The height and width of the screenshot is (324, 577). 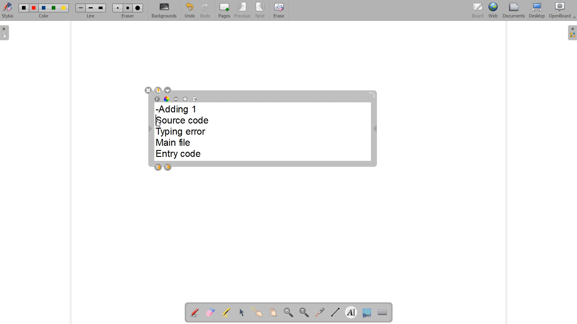 What do you see at coordinates (320, 312) in the screenshot?
I see `Virtual laser pointer` at bounding box center [320, 312].